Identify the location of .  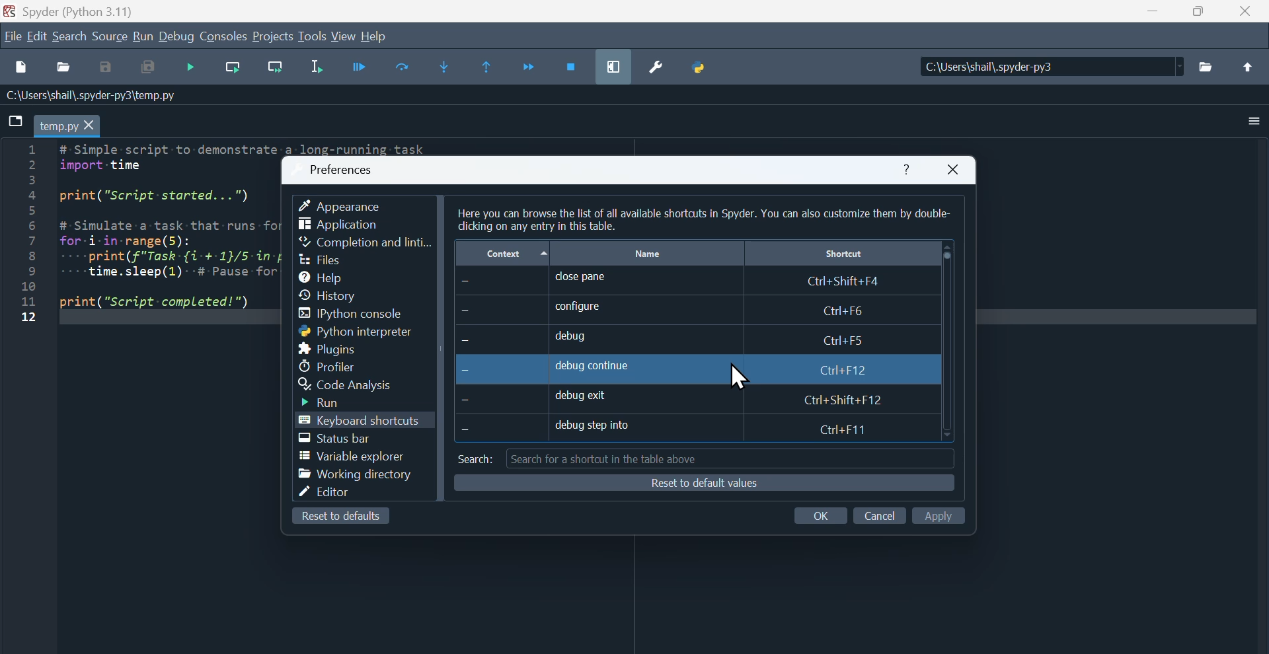
(96, 96).